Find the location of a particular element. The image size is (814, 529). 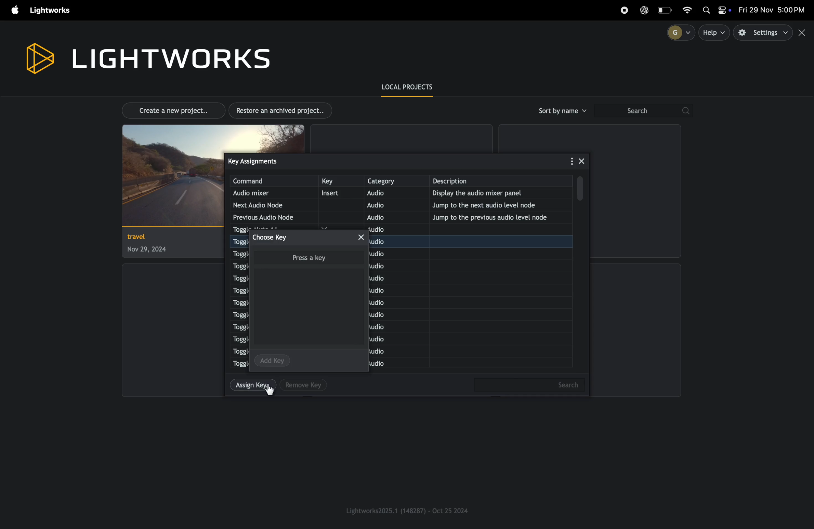

sort by name is located at coordinates (561, 111).